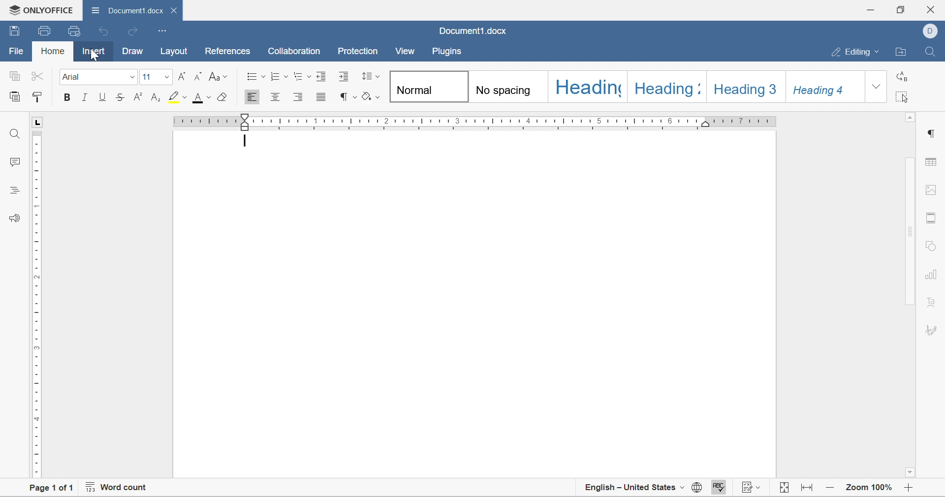  Describe the element at coordinates (102, 97) in the screenshot. I see `Underline` at that location.